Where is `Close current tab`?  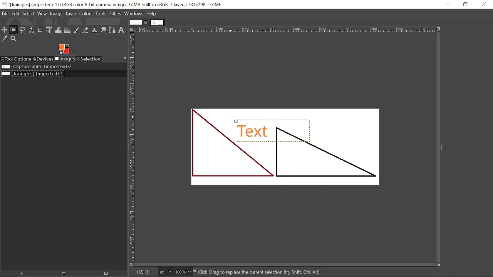 Close current tab is located at coordinates (146, 22).